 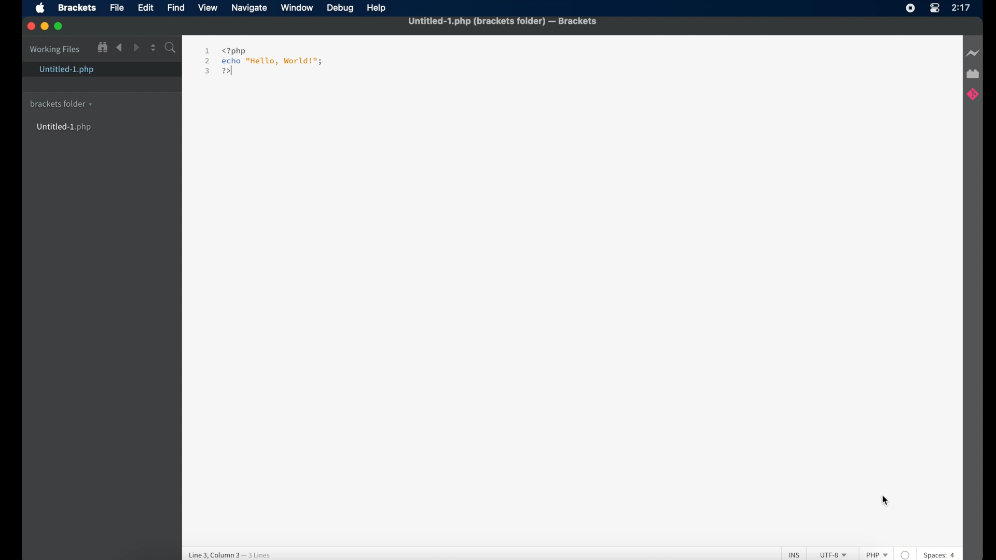 What do you see at coordinates (974, 53) in the screenshot?
I see `live preview` at bounding box center [974, 53].